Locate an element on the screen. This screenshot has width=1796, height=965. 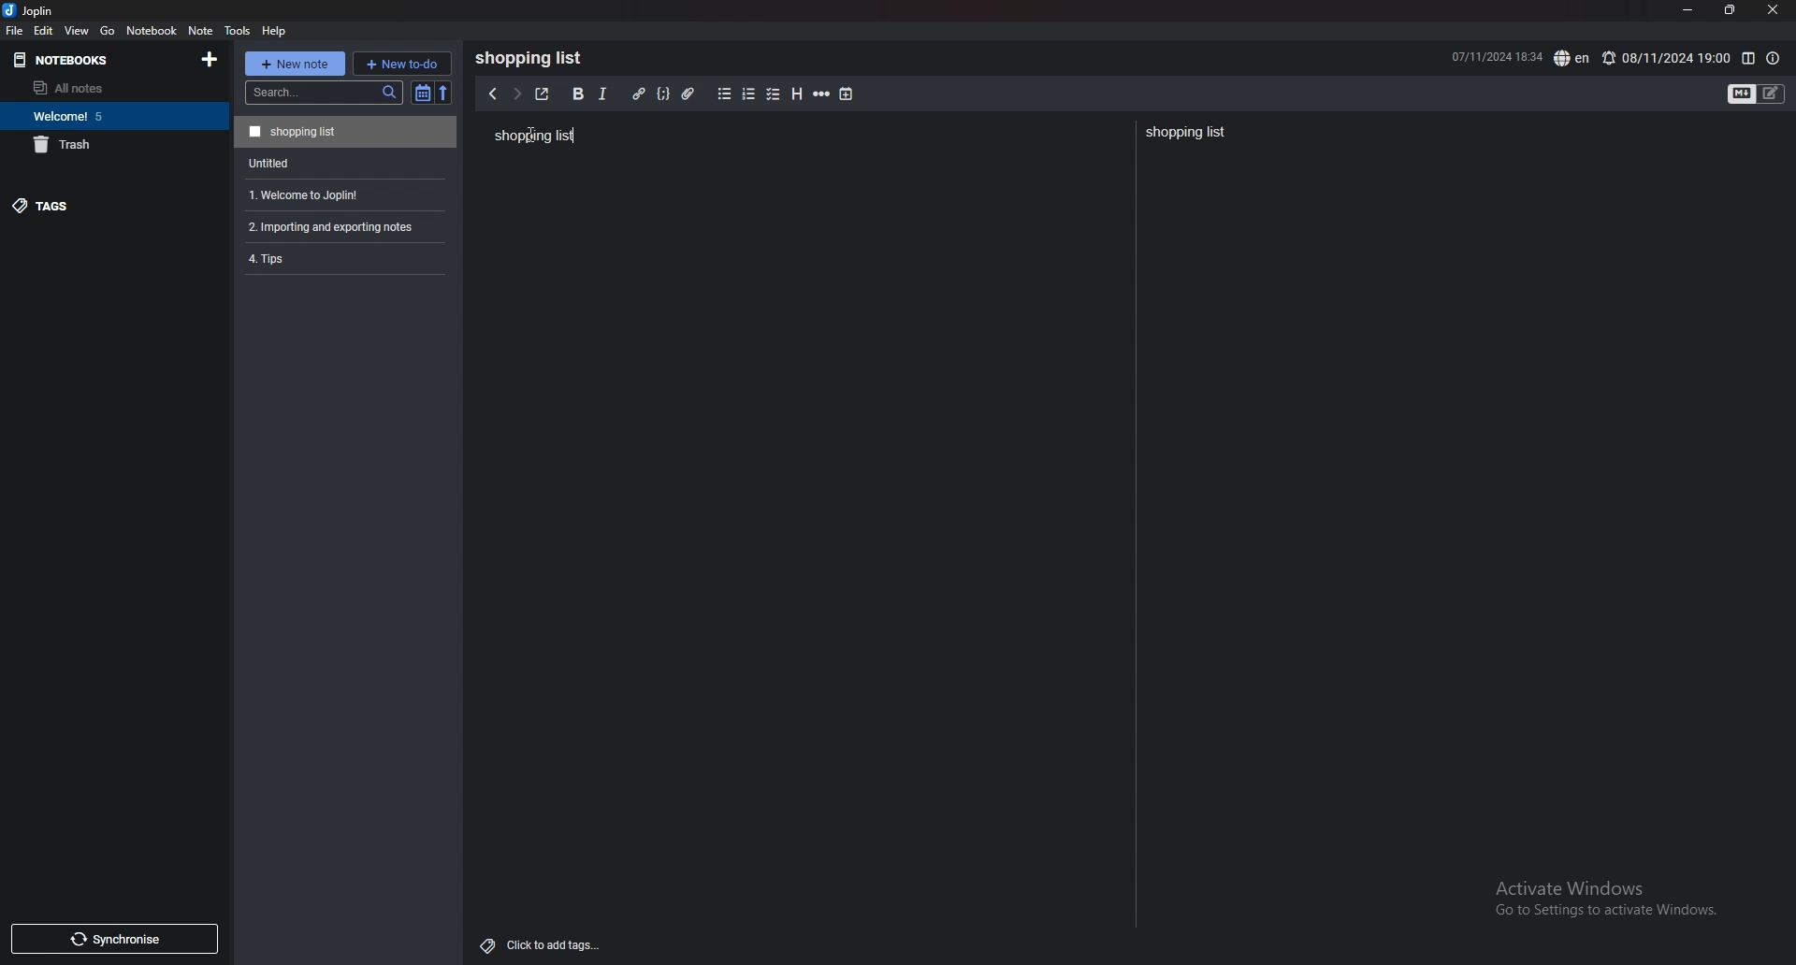
07/11/2024 1833 is located at coordinates (1495, 56).